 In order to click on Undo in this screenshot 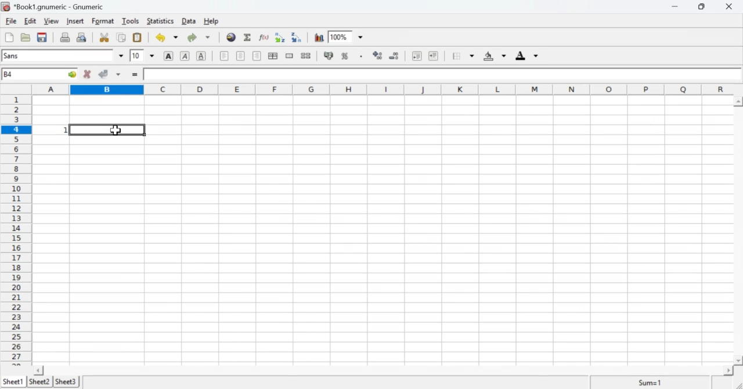, I will do `click(168, 37)`.